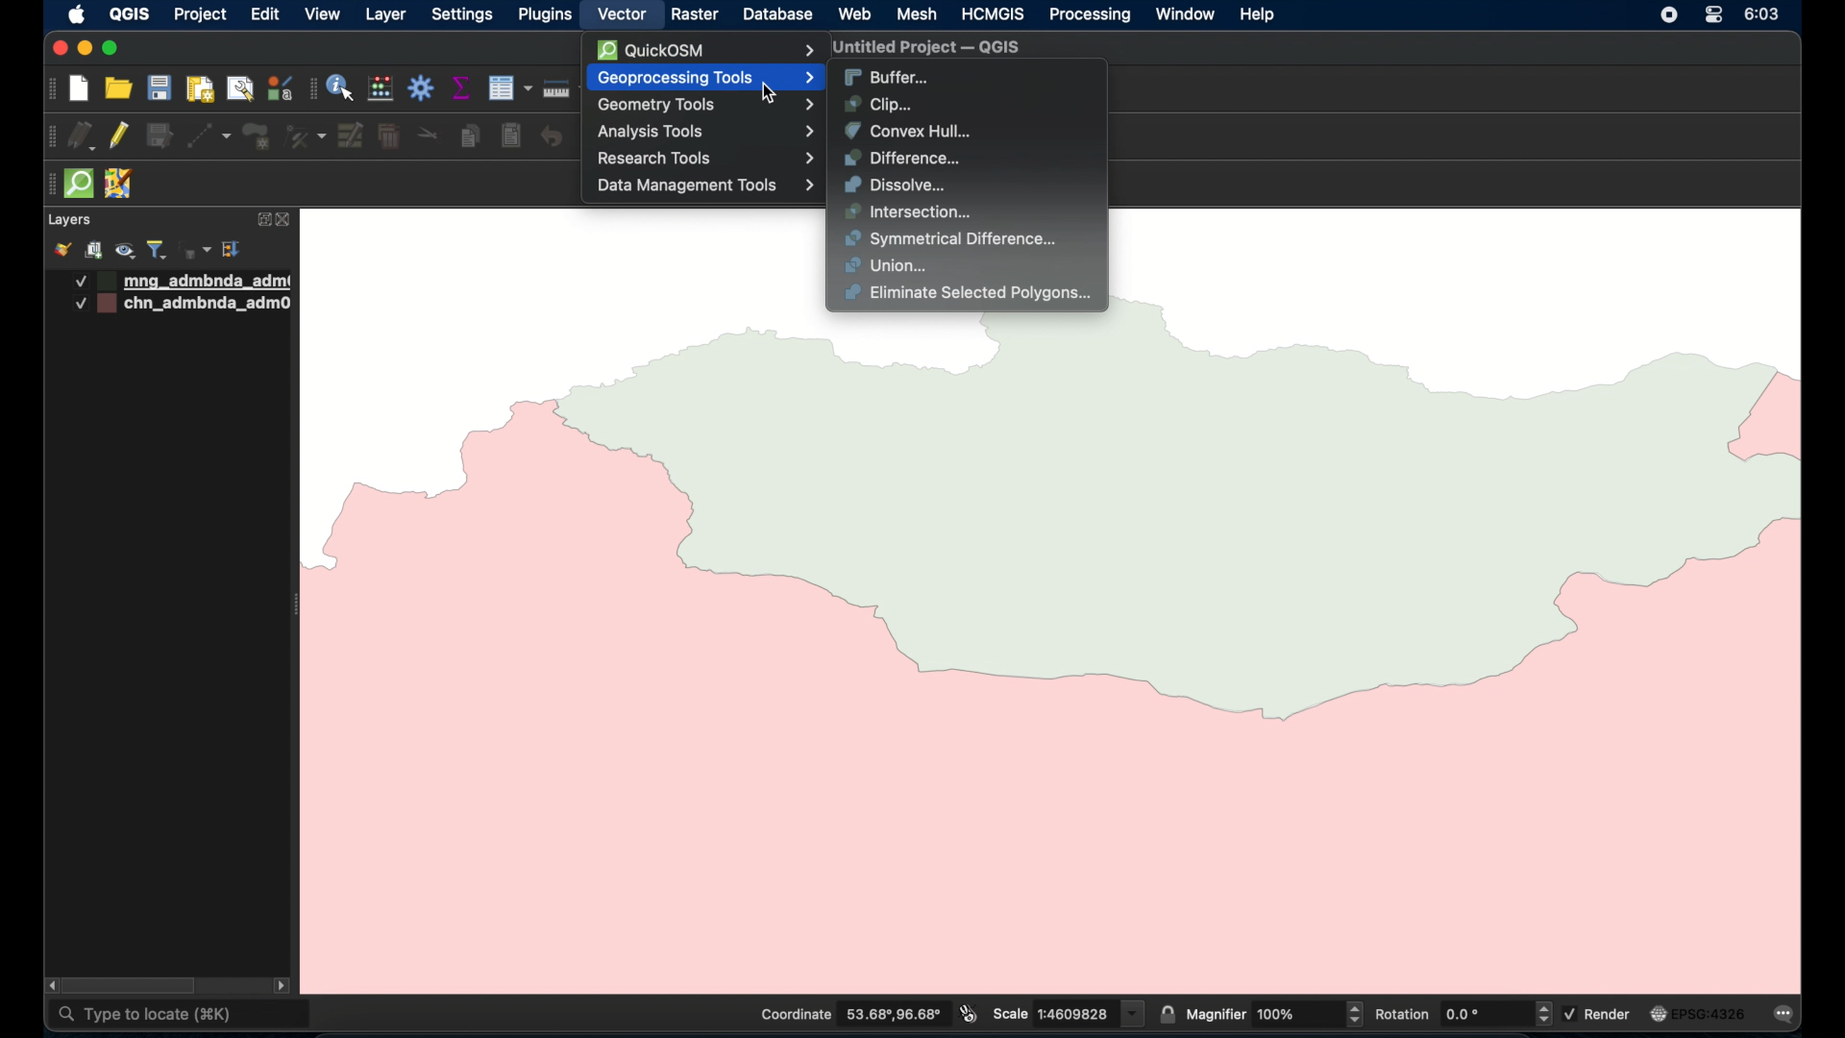 The image size is (1845, 1038). Describe the element at coordinates (706, 185) in the screenshot. I see `data management tools menu` at that location.